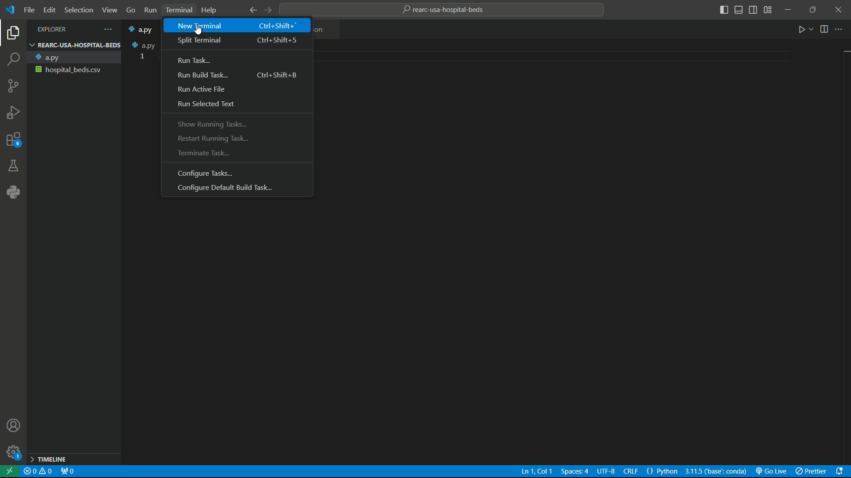 The width and height of the screenshot is (851, 478). I want to click on a.py, so click(144, 45).